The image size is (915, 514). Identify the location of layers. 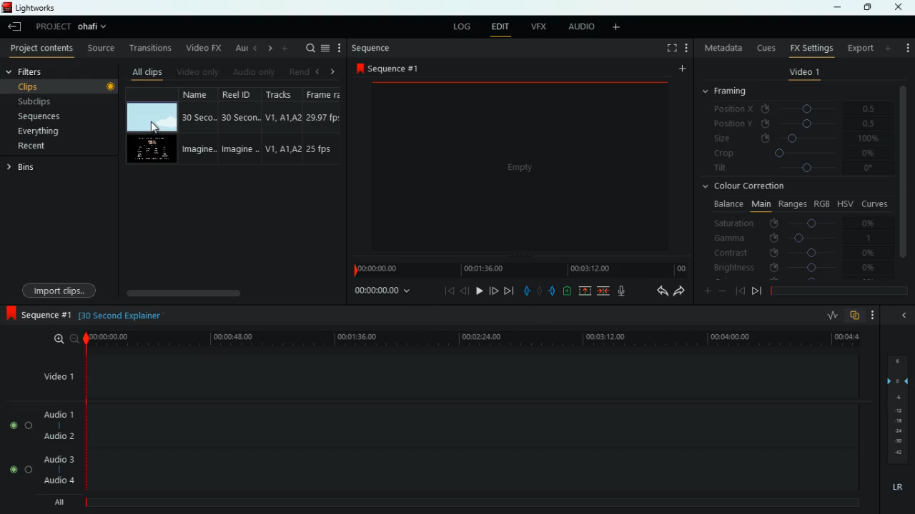
(896, 407).